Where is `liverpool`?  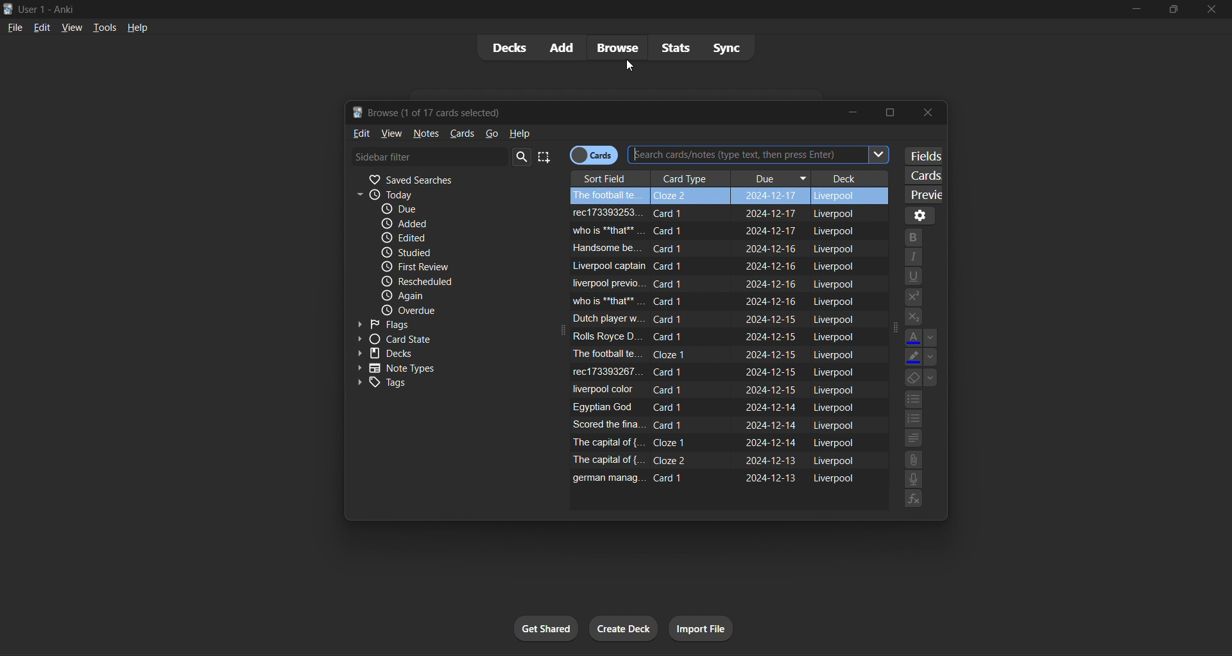 liverpool is located at coordinates (837, 479).